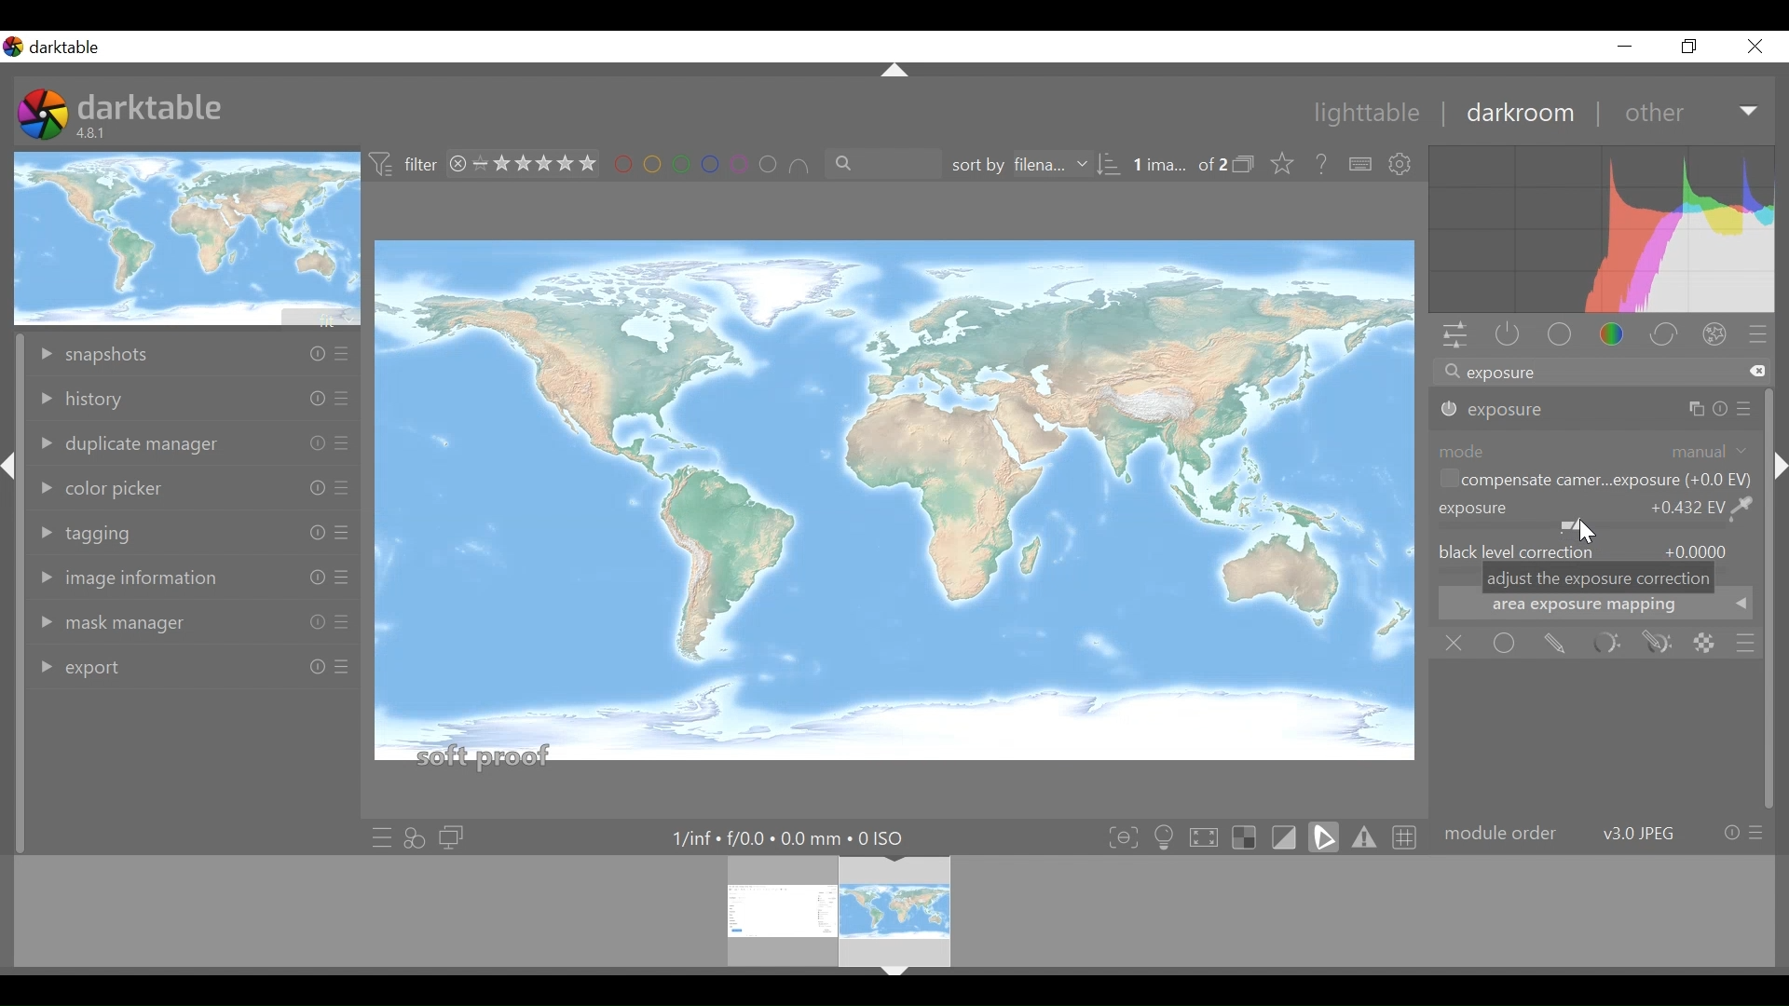 This screenshot has height=1006, width=1789. Describe the element at coordinates (1746, 409) in the screenshot. I see `` at that location.